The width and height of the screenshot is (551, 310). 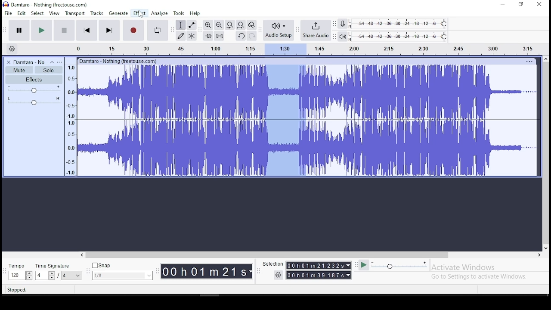 I want to click on record meter, so click(x=343, y=23).